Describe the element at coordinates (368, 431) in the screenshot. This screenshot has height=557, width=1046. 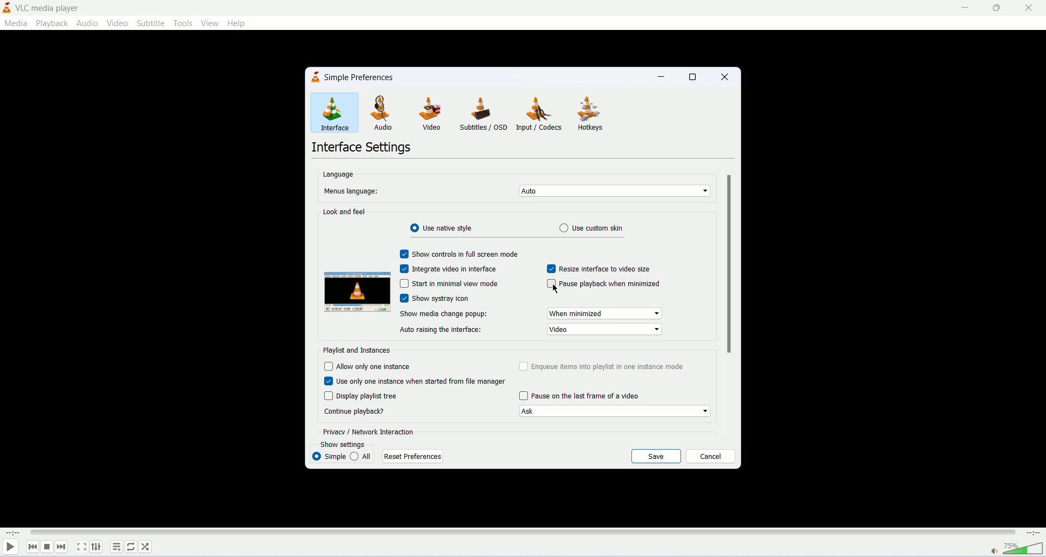
I see `privacy/network interaction` at that location.